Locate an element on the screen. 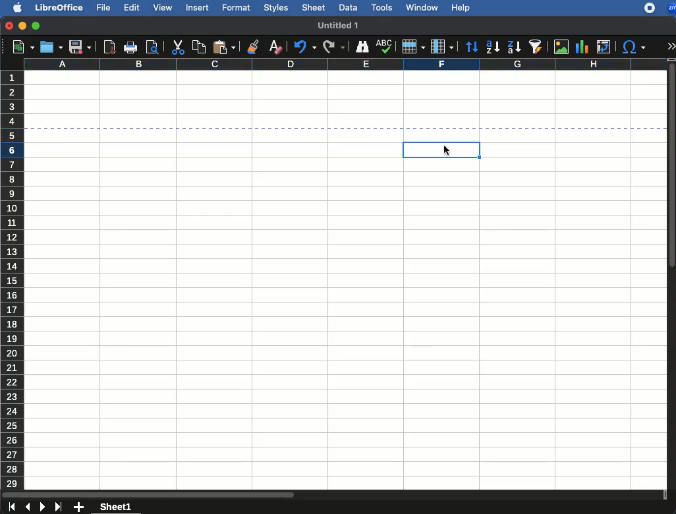 This screenshot has height=514, width=676. apple is located at coordinates (16, 7).